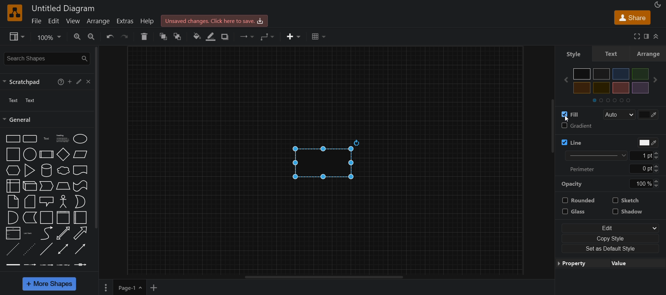 This screenshot has width=666, height=295. Describe the element at coordinates (46, 202) in the screenshot. I see `callout` at that location.